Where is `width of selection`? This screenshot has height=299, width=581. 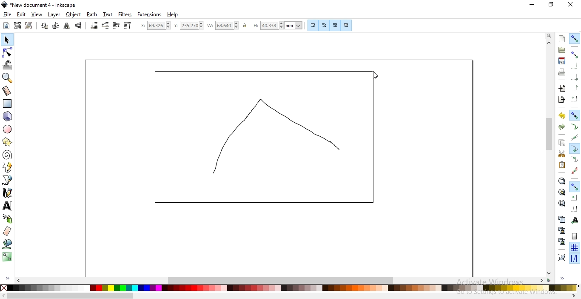
width of selection is located at coordinates (223, 26).